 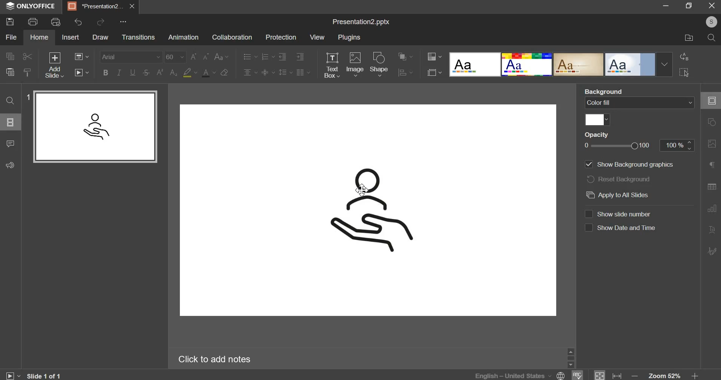 I want to click on comment, so click(x=10, y=144).